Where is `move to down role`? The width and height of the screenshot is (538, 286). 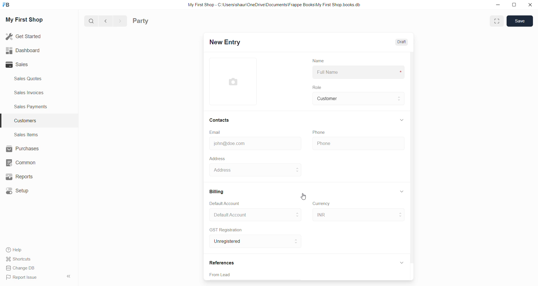
move to down role is located at coordinates (400, 102).